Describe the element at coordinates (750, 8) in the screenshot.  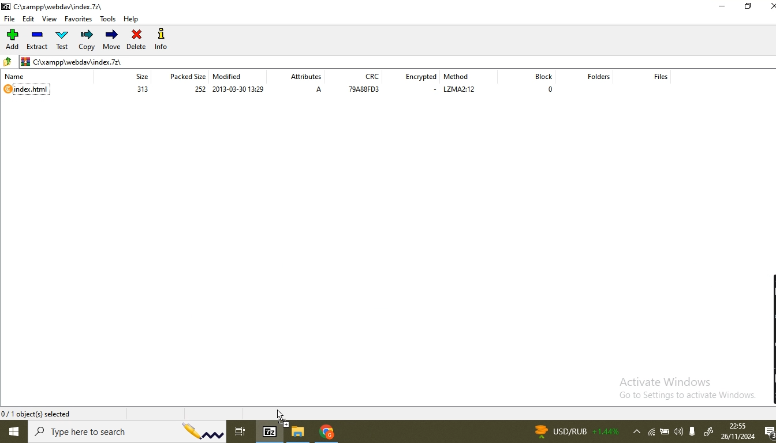
I see `restore` at that location.